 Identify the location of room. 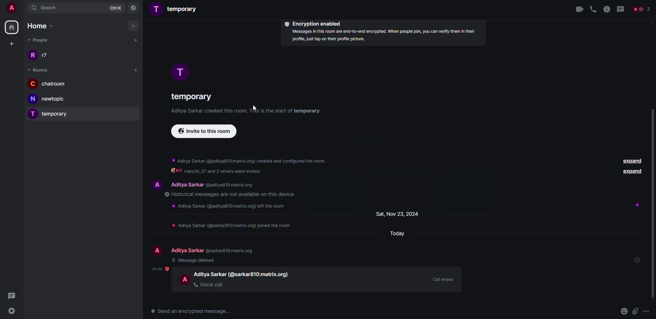
(189, 96).